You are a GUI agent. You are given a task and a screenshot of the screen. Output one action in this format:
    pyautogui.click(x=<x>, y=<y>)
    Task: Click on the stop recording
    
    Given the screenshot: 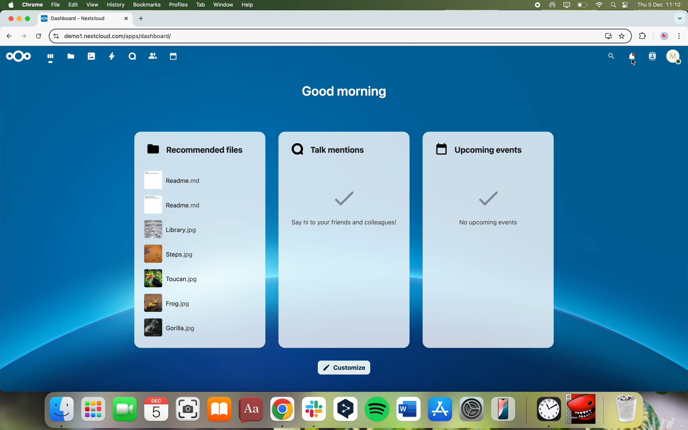 What is the action you would take?
    pyautogui.click(x=533, y=5)
    